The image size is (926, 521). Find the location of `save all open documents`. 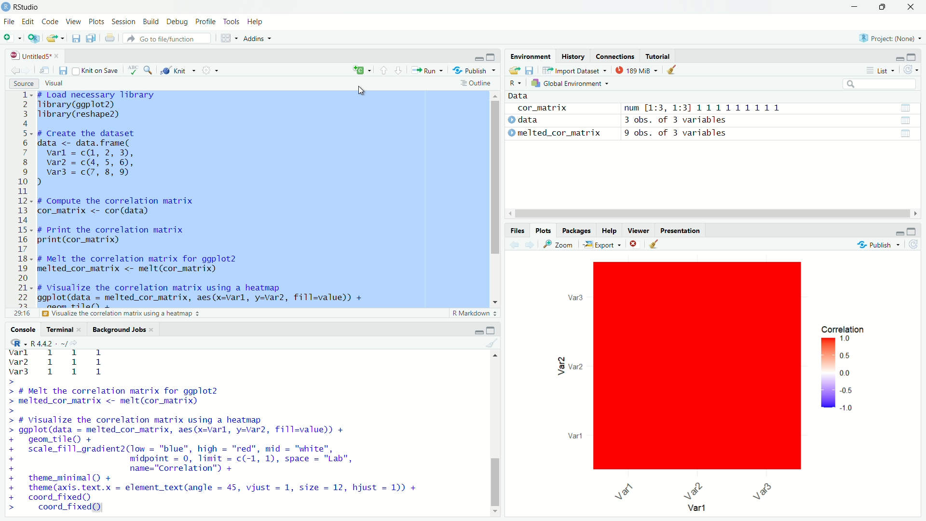

save all open documents is located at coordinates (93, 38).